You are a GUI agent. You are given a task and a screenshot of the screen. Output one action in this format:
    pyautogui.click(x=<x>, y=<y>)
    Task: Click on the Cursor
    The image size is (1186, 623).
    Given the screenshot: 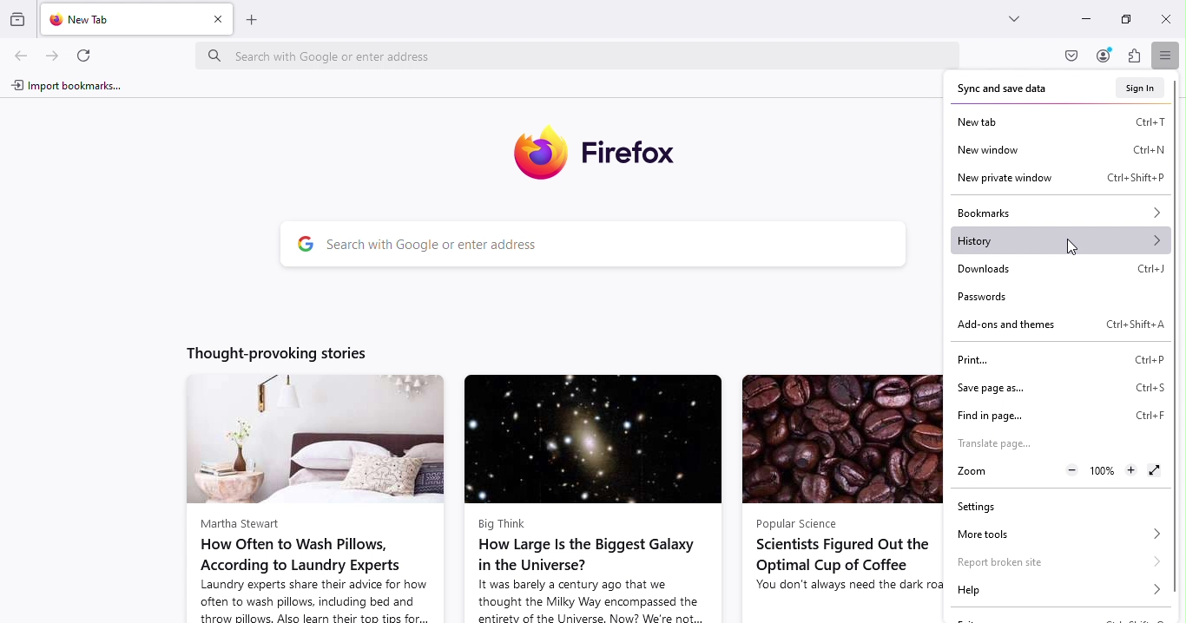 What is the action you would take?
    pyautogui.click(x=1075, y=246)
    